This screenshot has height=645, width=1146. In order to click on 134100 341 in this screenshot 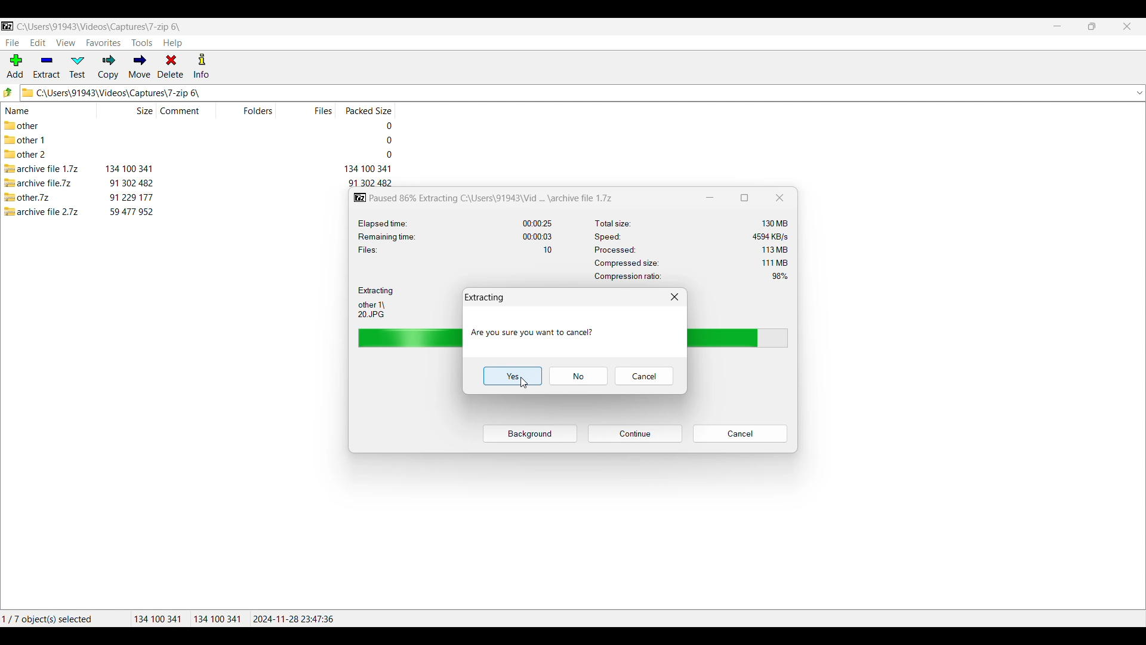, I will do `click(158, 619)`.